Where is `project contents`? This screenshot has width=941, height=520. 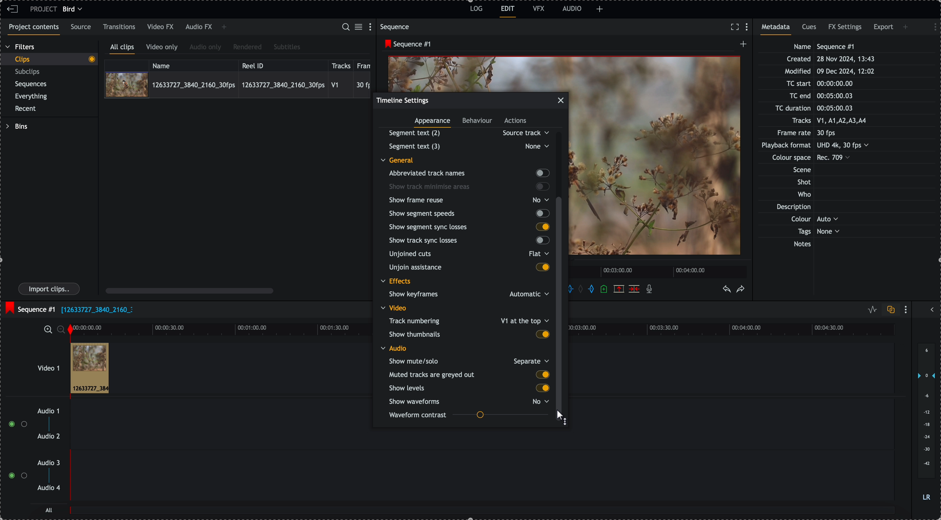 project contents is located at coordinates (32, 30).